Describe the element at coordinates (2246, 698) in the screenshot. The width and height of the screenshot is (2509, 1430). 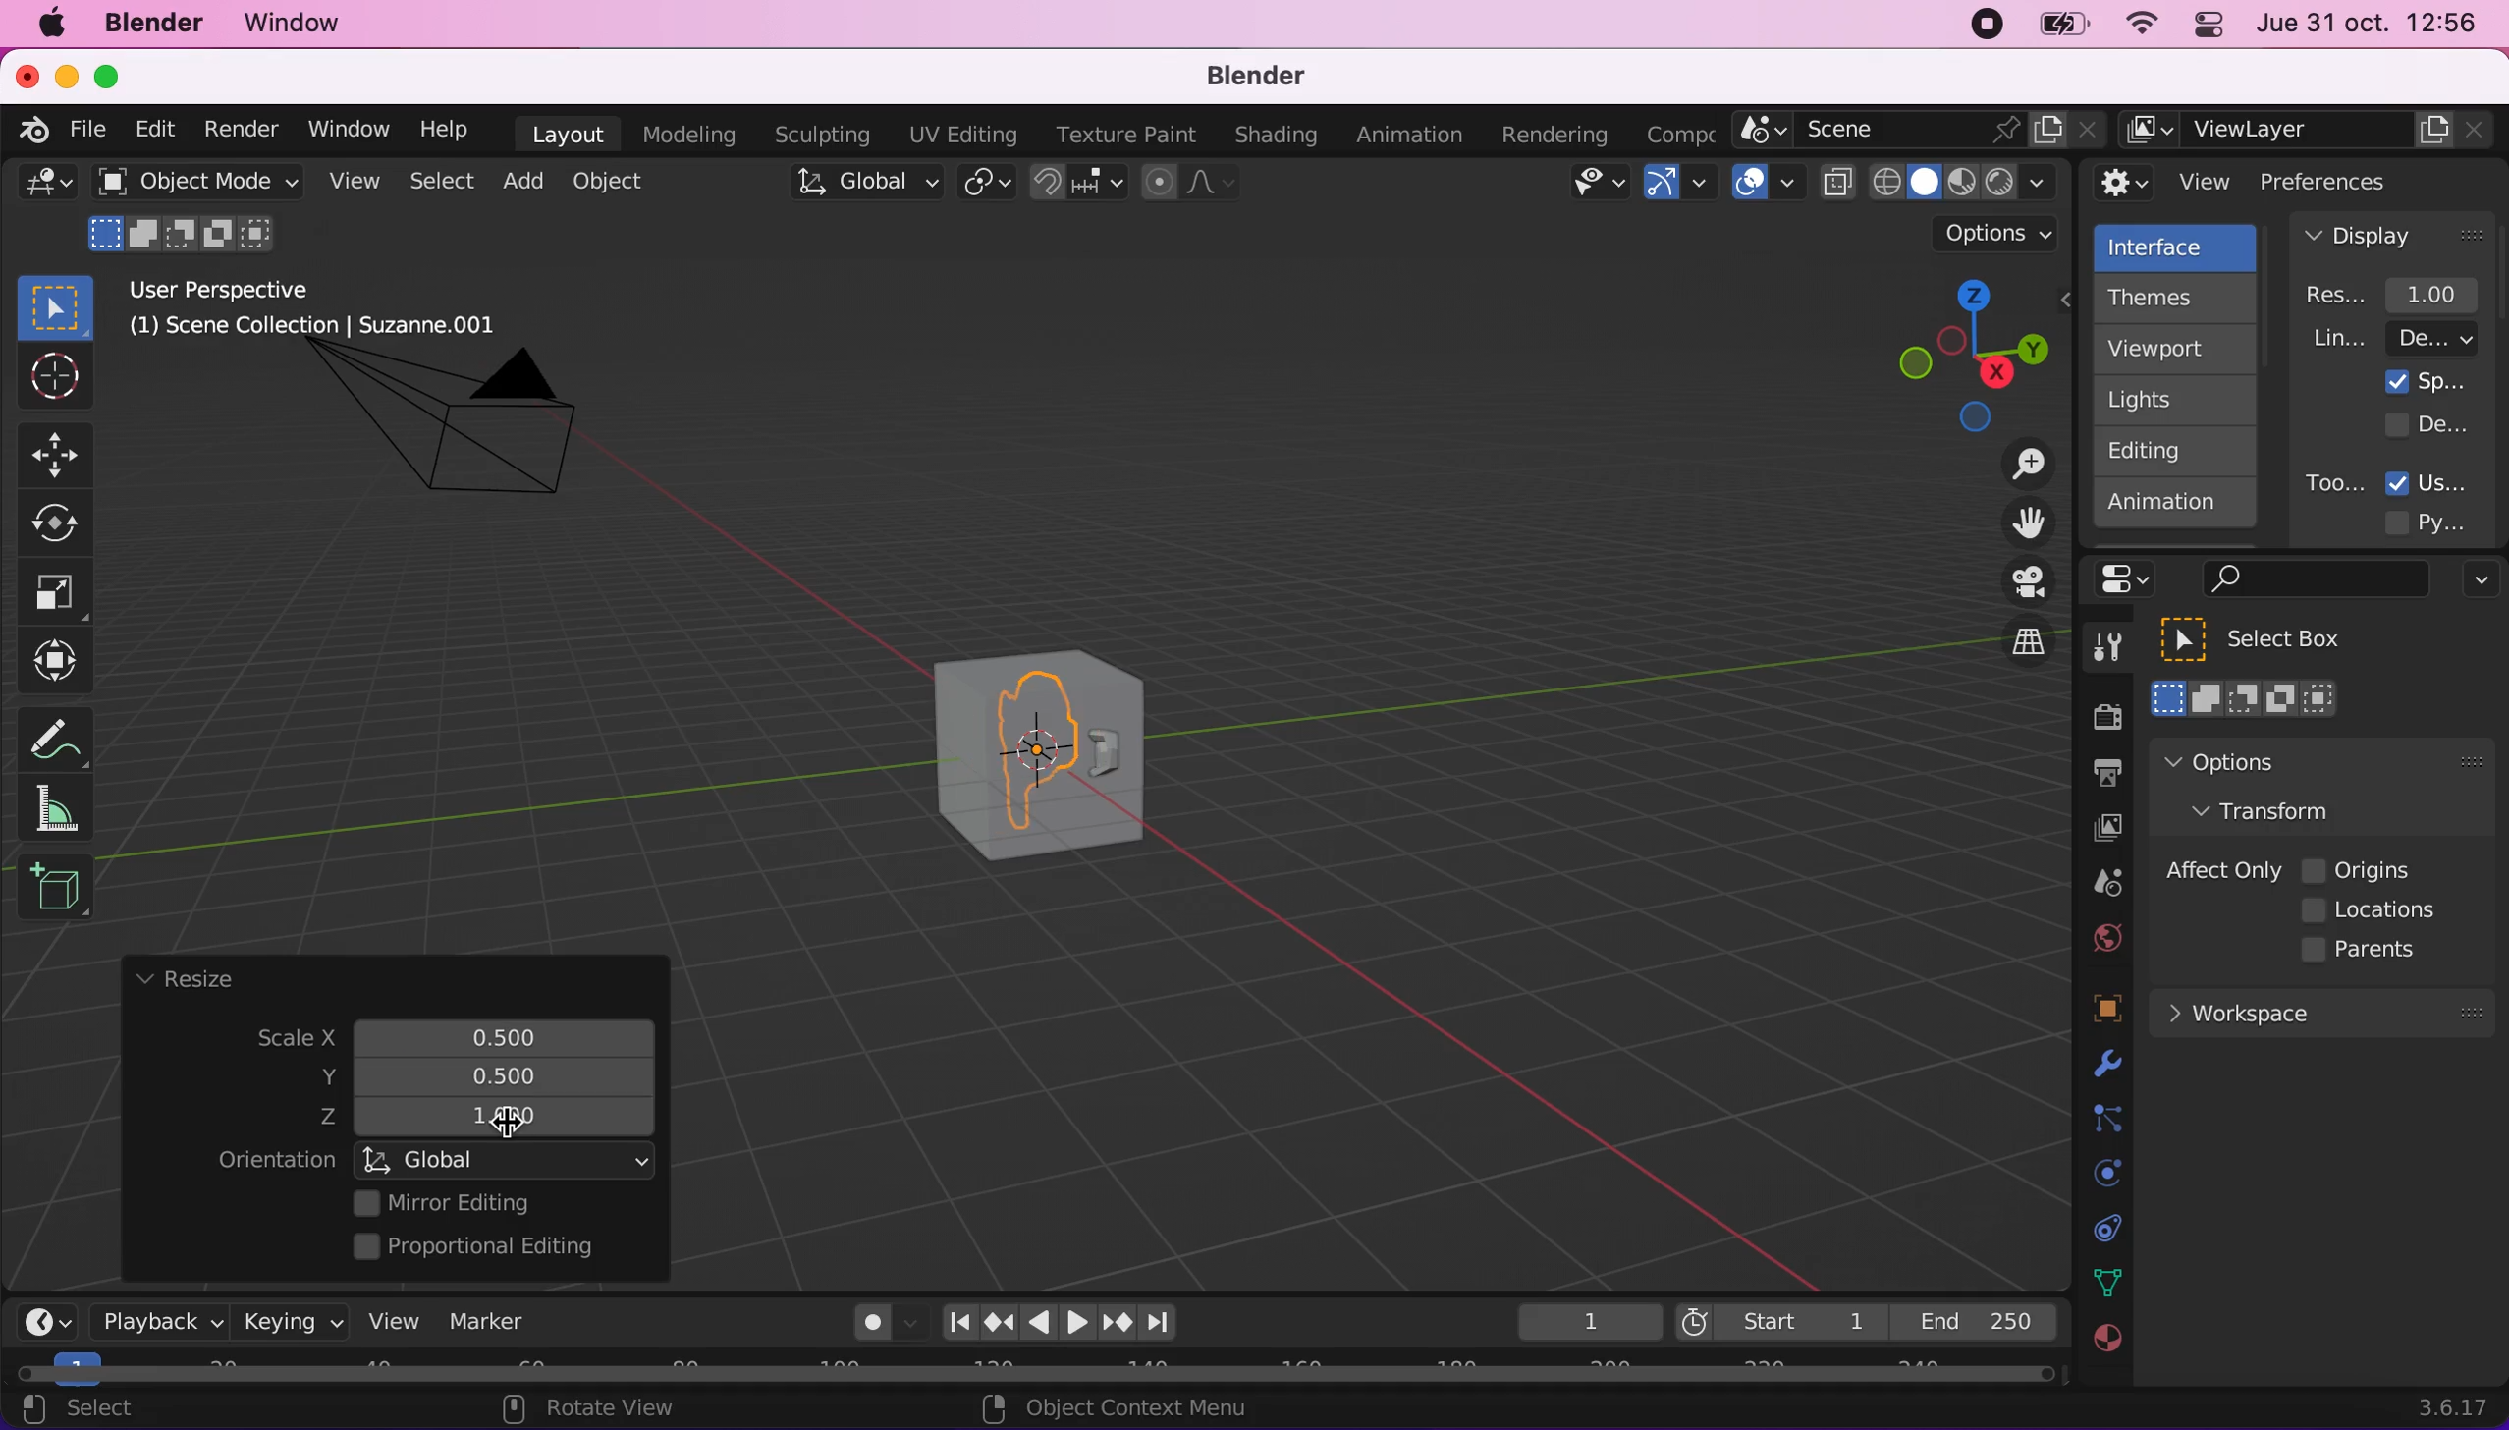
I see `select box mode` at that location.